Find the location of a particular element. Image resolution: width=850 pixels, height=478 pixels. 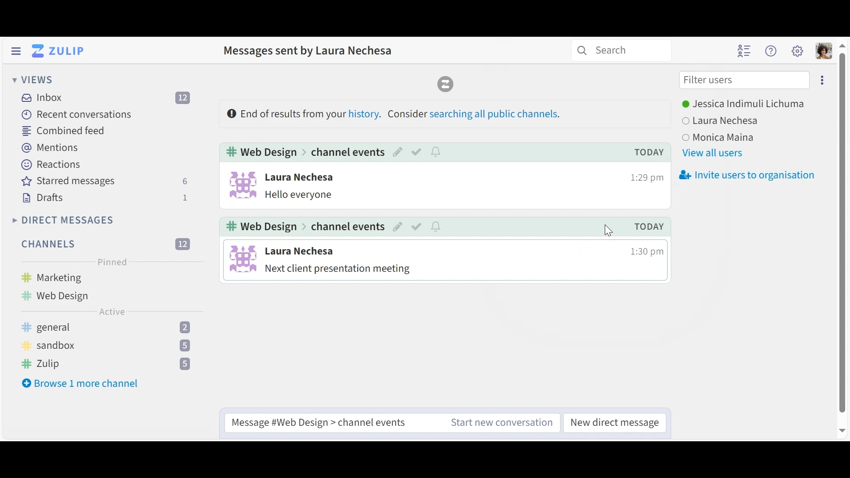

message is located at coordinates (309, 197).